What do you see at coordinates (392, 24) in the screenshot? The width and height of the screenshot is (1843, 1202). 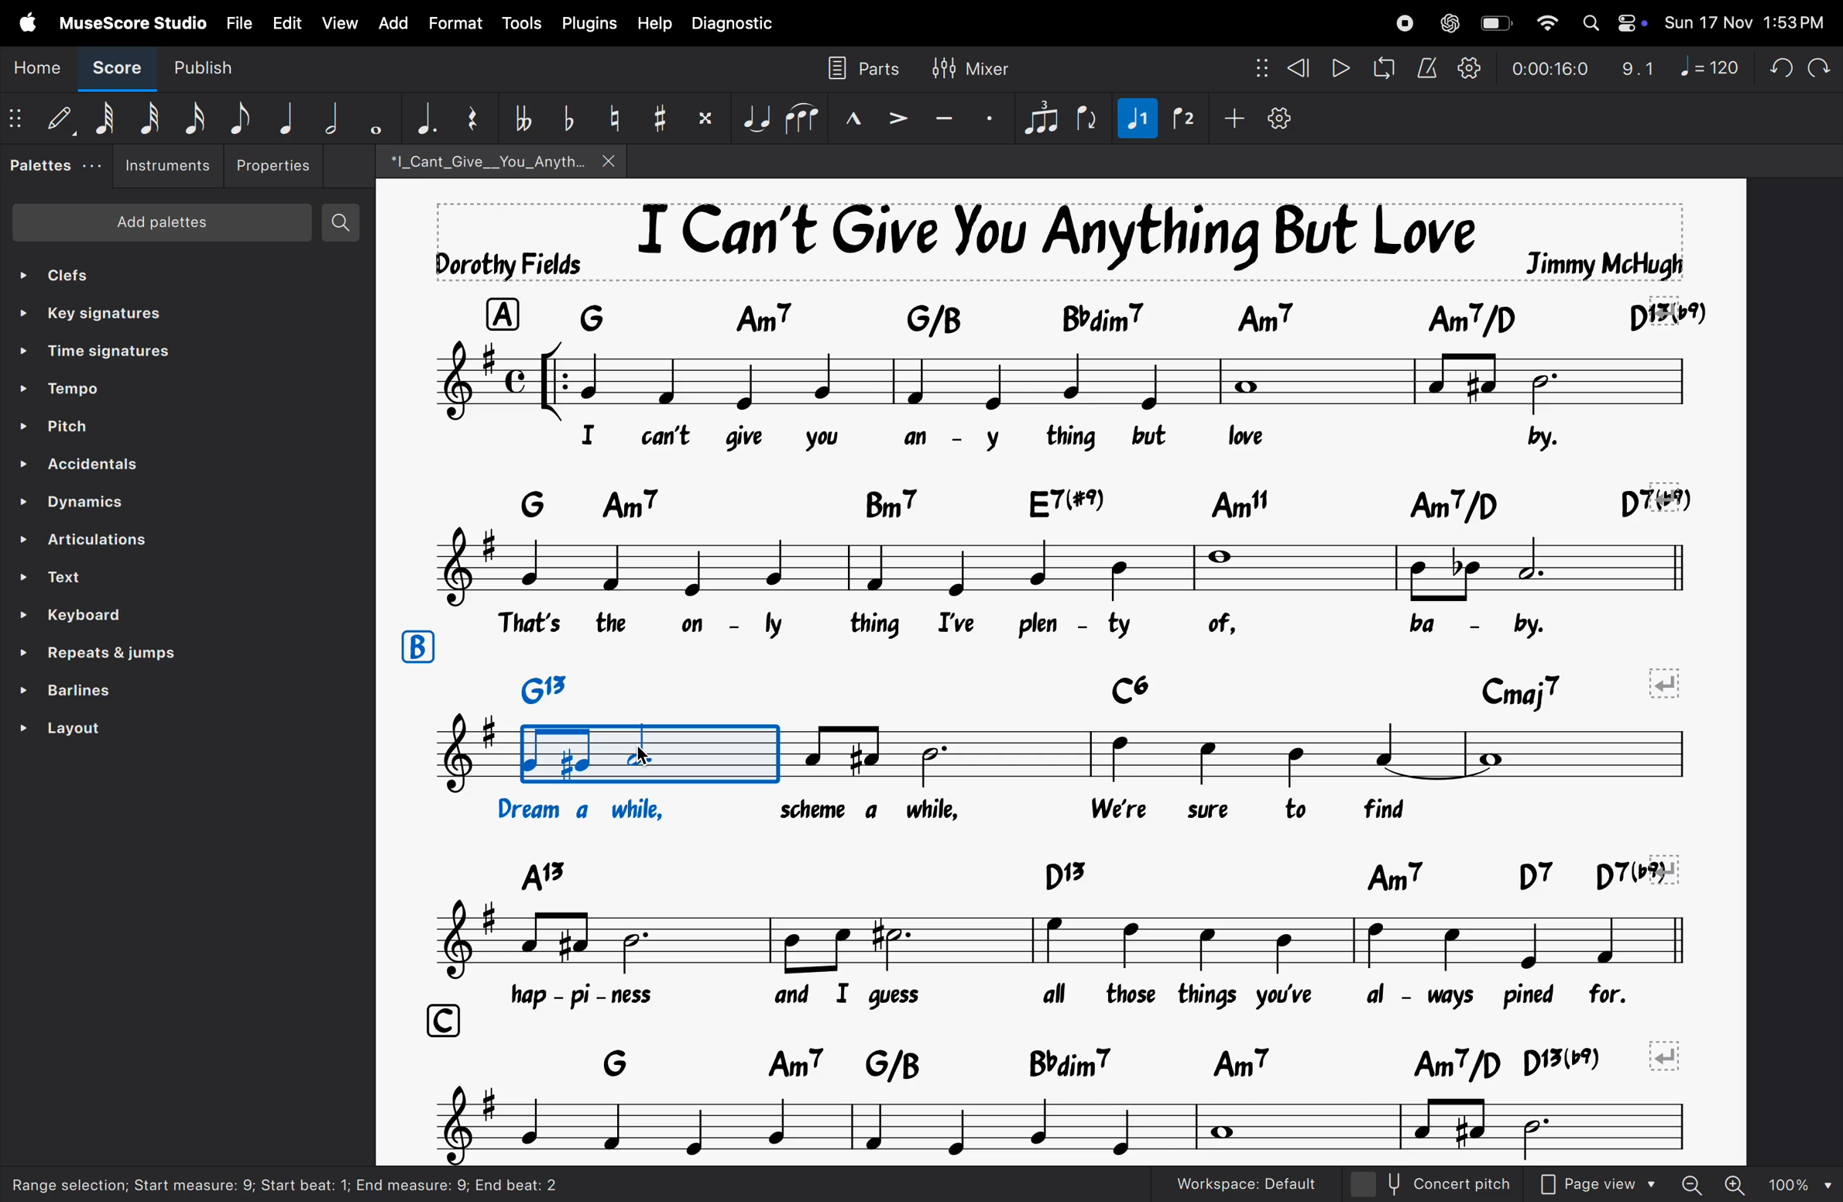 I see `add` at bounding box center [392, 24].